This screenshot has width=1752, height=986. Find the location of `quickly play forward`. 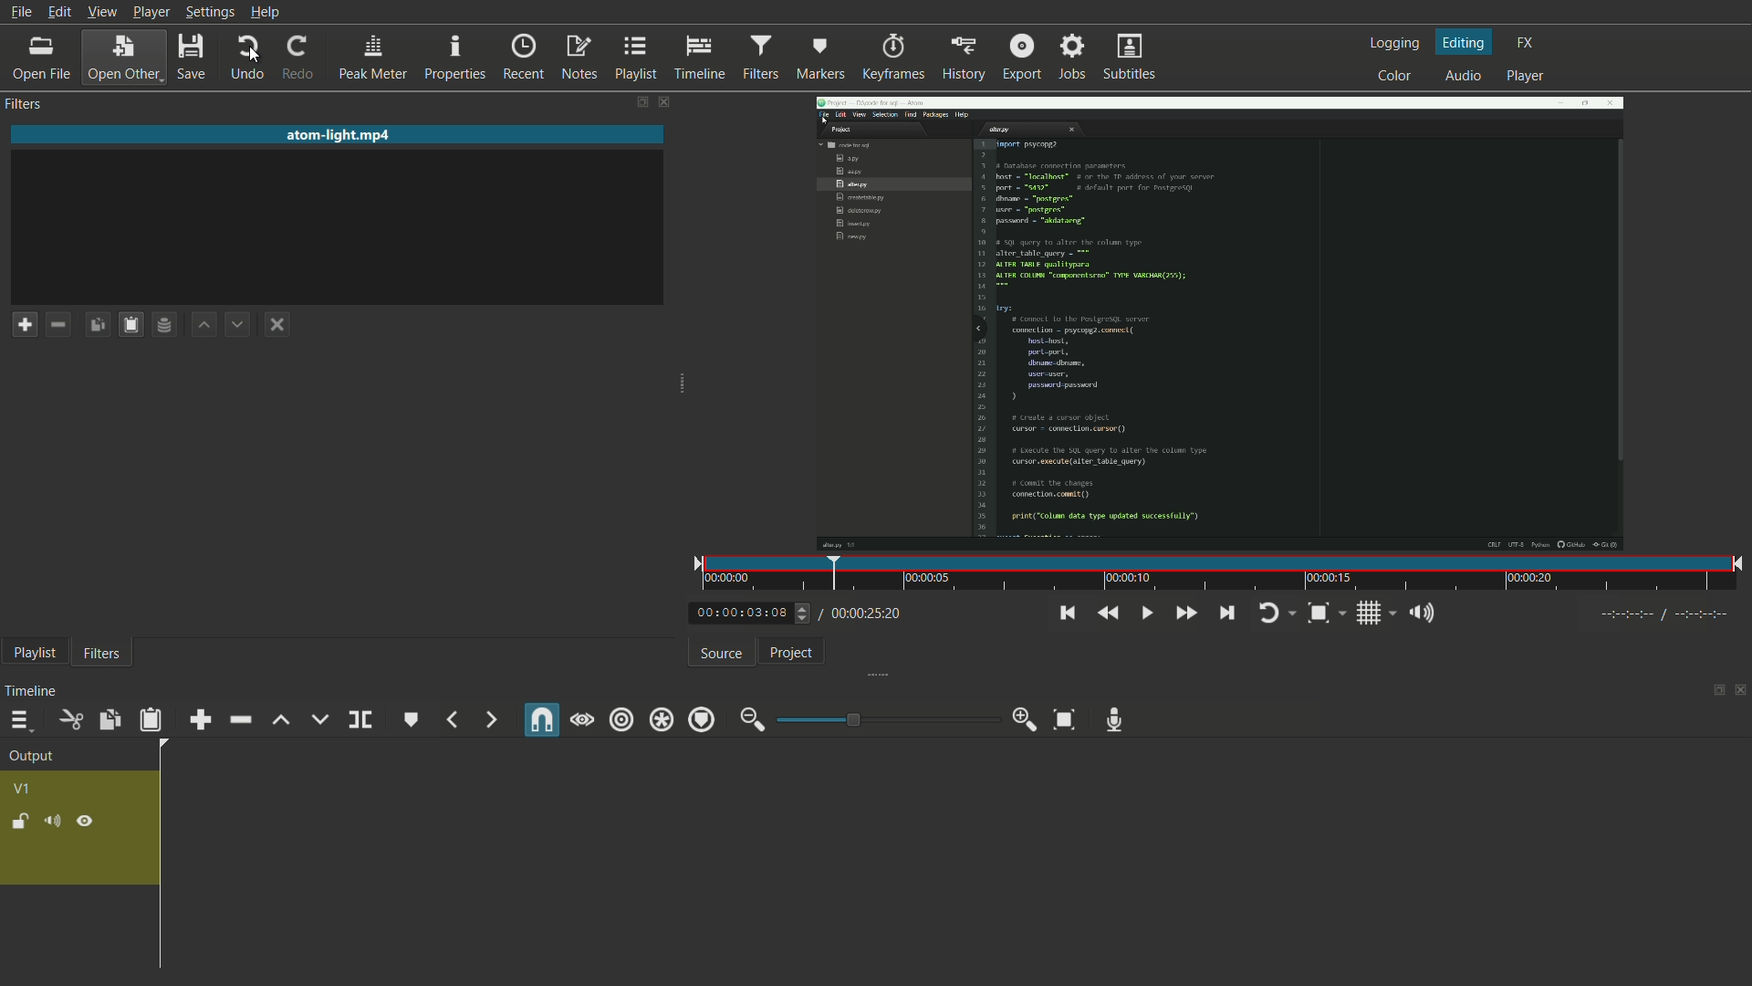

quickly play forward is located at coordinates (1186, 614).